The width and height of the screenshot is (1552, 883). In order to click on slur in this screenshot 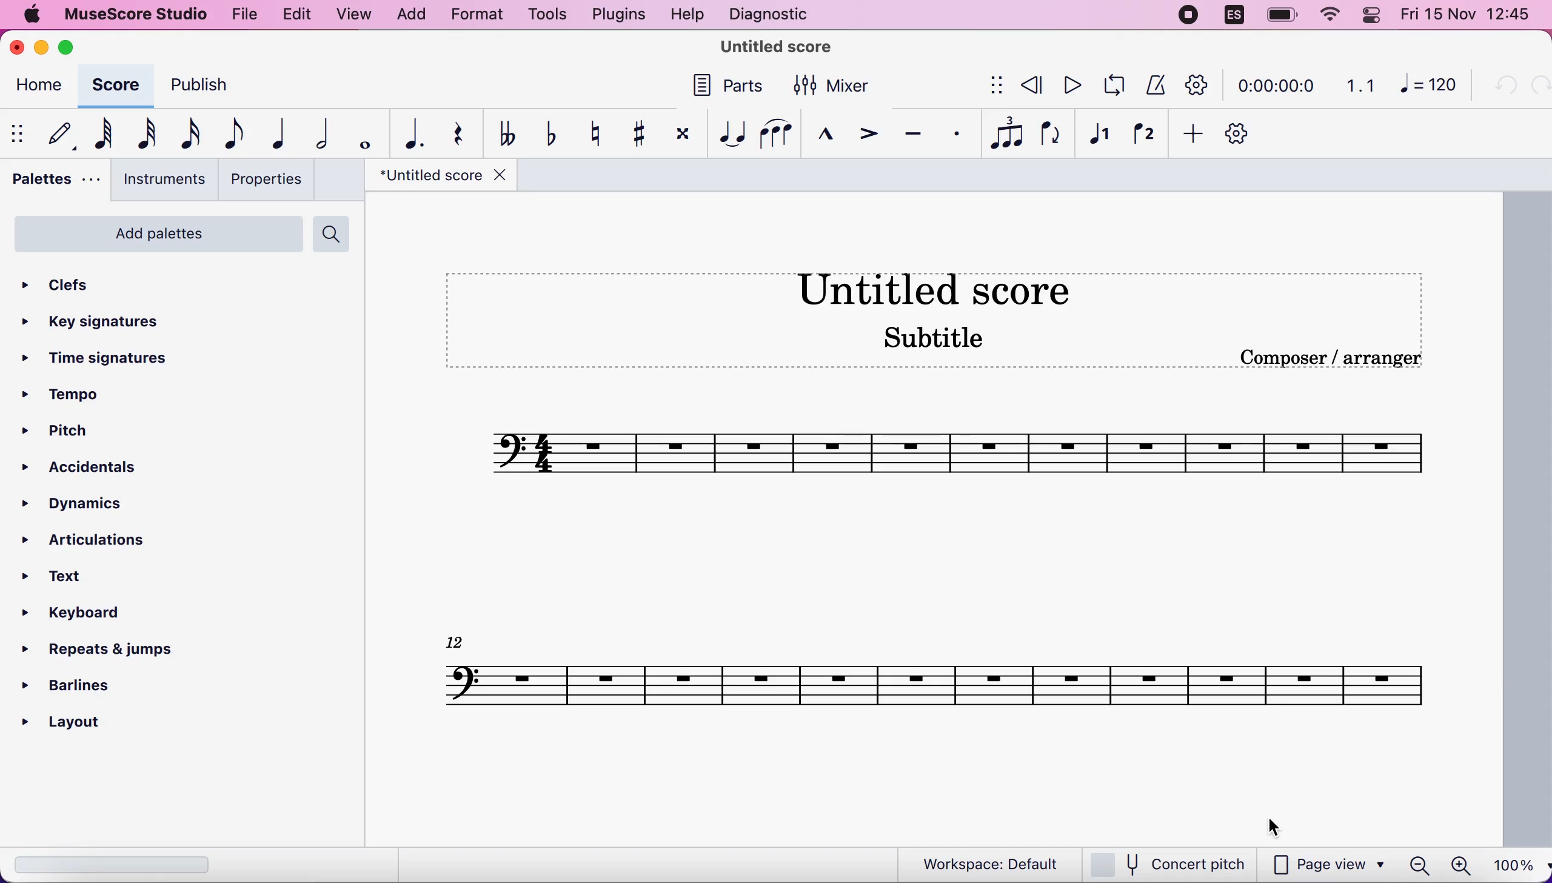, I will do `click(776, 132)`.